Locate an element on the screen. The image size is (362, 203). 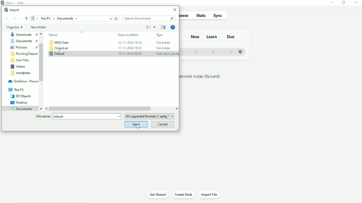
Up is located at coordinates (42, 34).